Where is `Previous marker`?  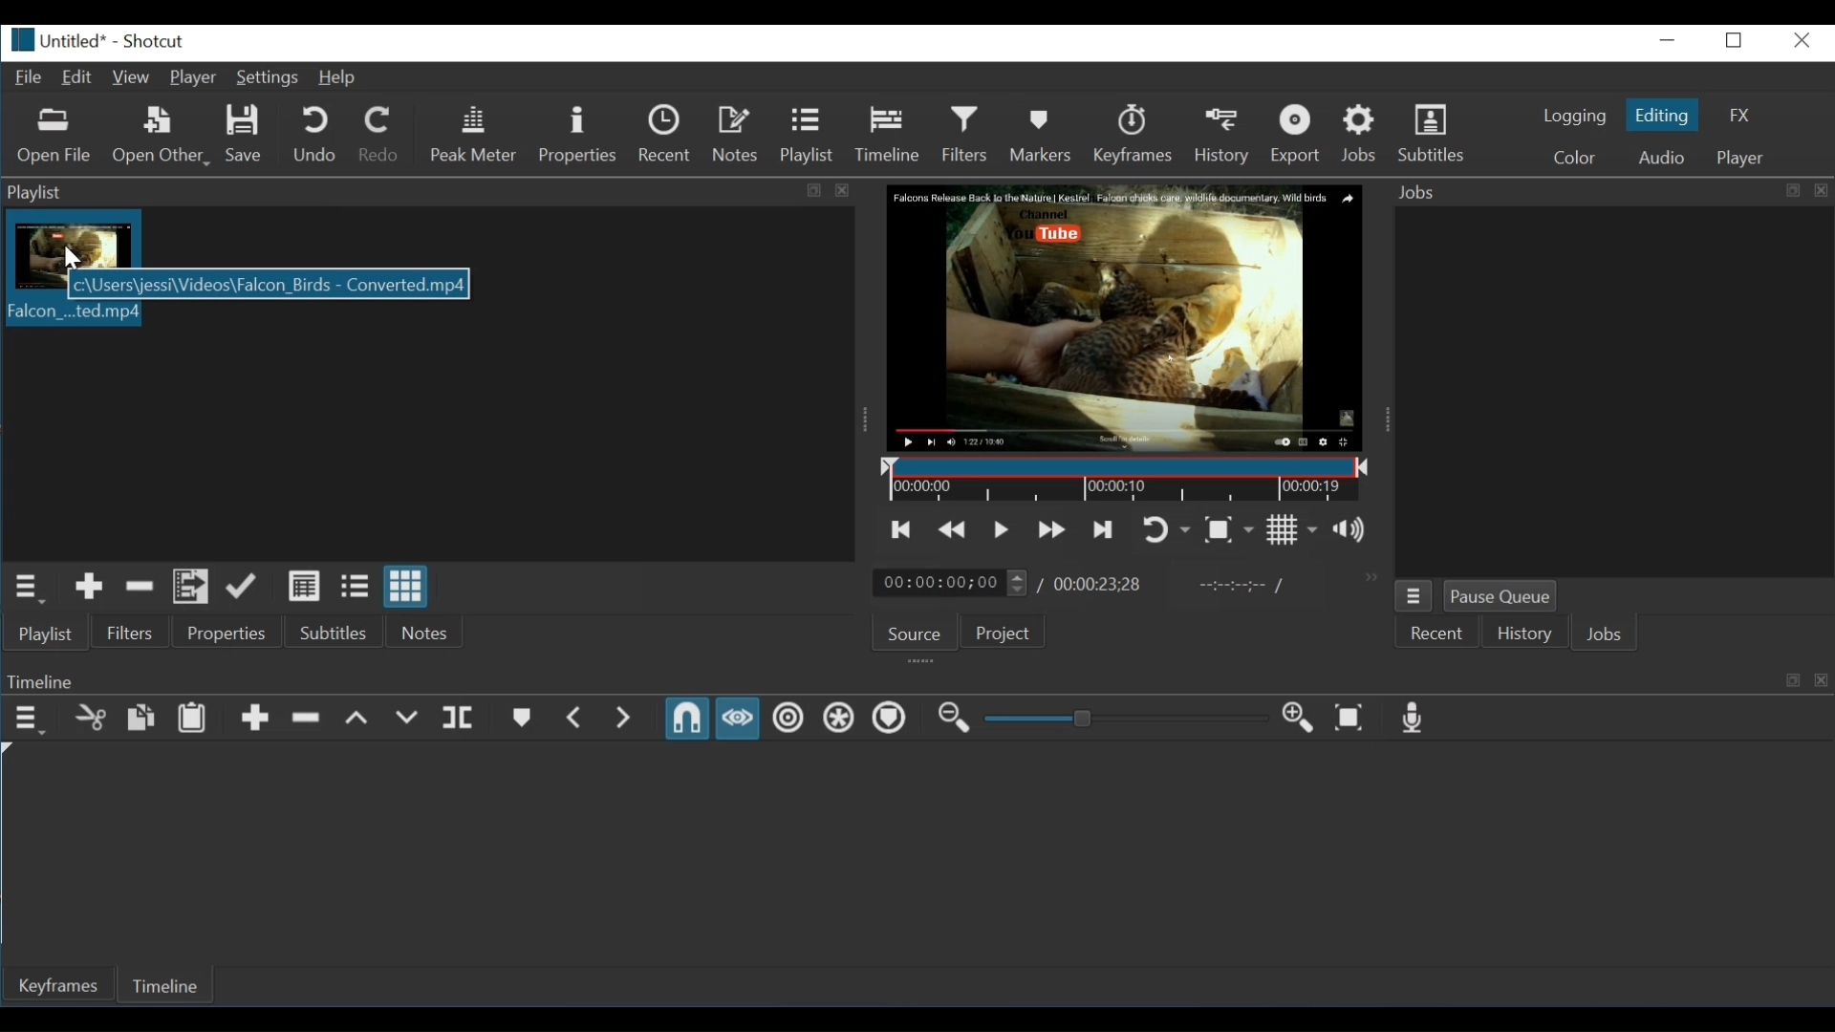 Previous marker is located at coordinates (577, 719).